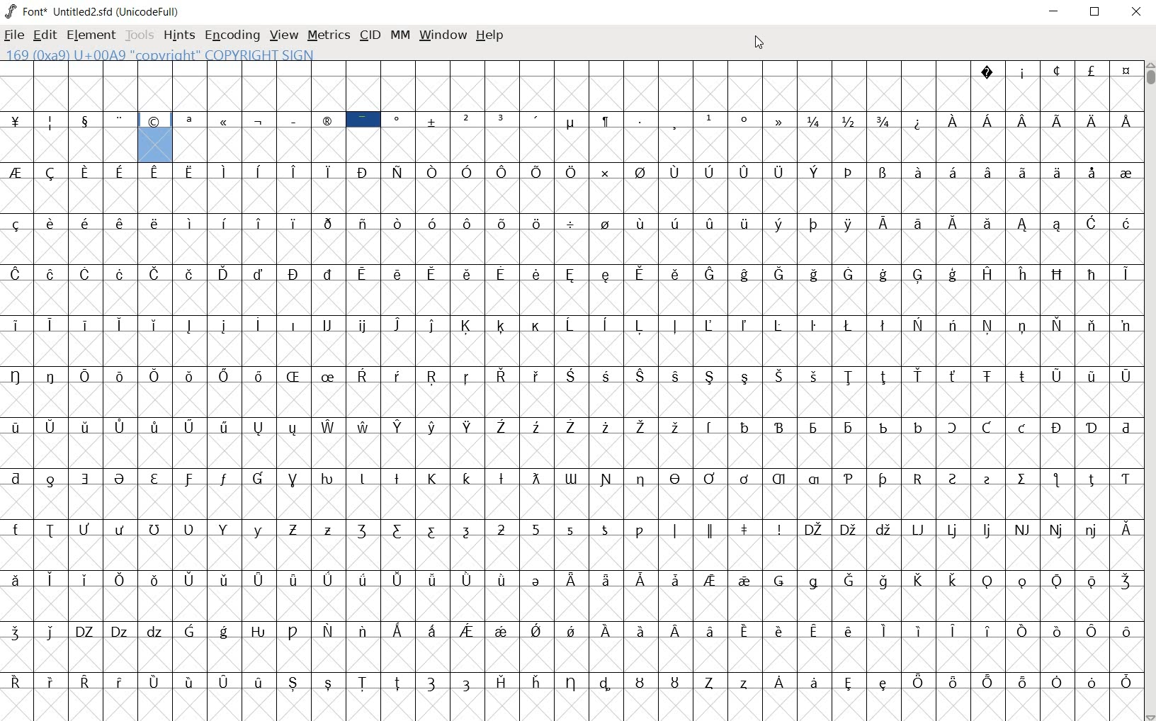 This screenshot has width=1156, height=721. I want to click on glyphs, so click(571, 443).